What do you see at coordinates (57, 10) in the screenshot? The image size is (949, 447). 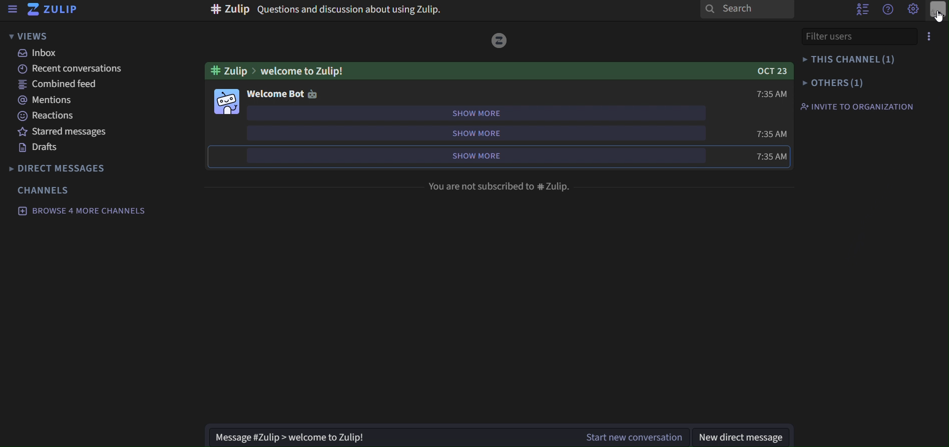 I see `zulip` at bounding box center [57, 10].